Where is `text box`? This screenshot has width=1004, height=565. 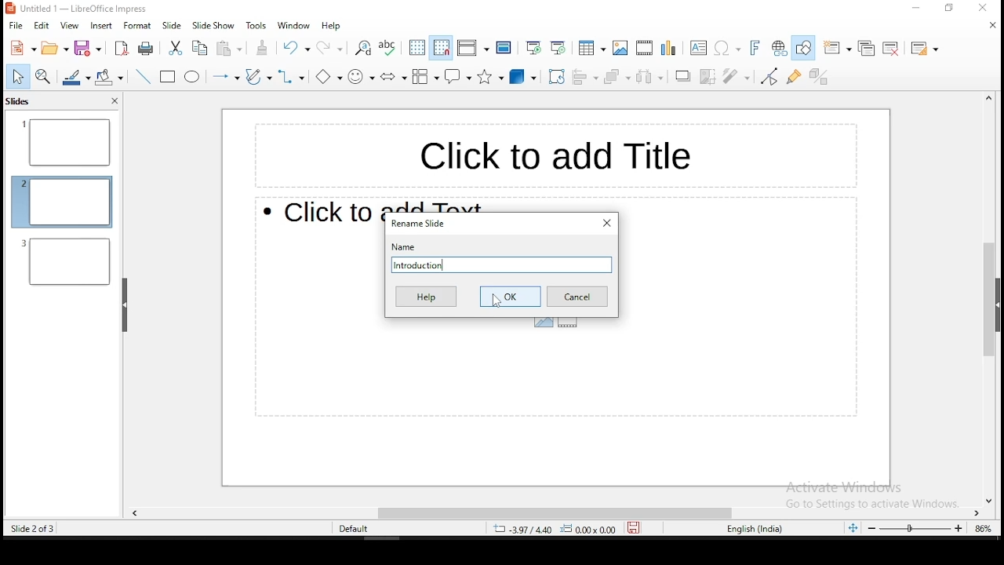
text box is located at coordinates (548, 152).